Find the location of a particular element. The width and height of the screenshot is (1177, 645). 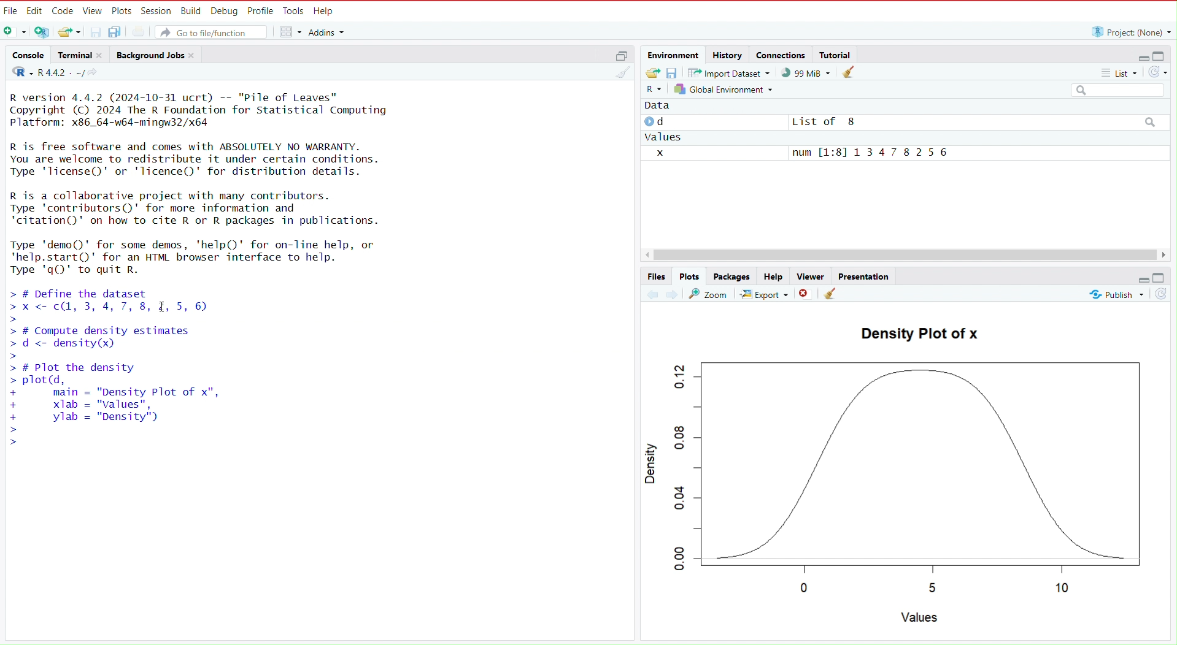

console is located at coordinates (25, 53).